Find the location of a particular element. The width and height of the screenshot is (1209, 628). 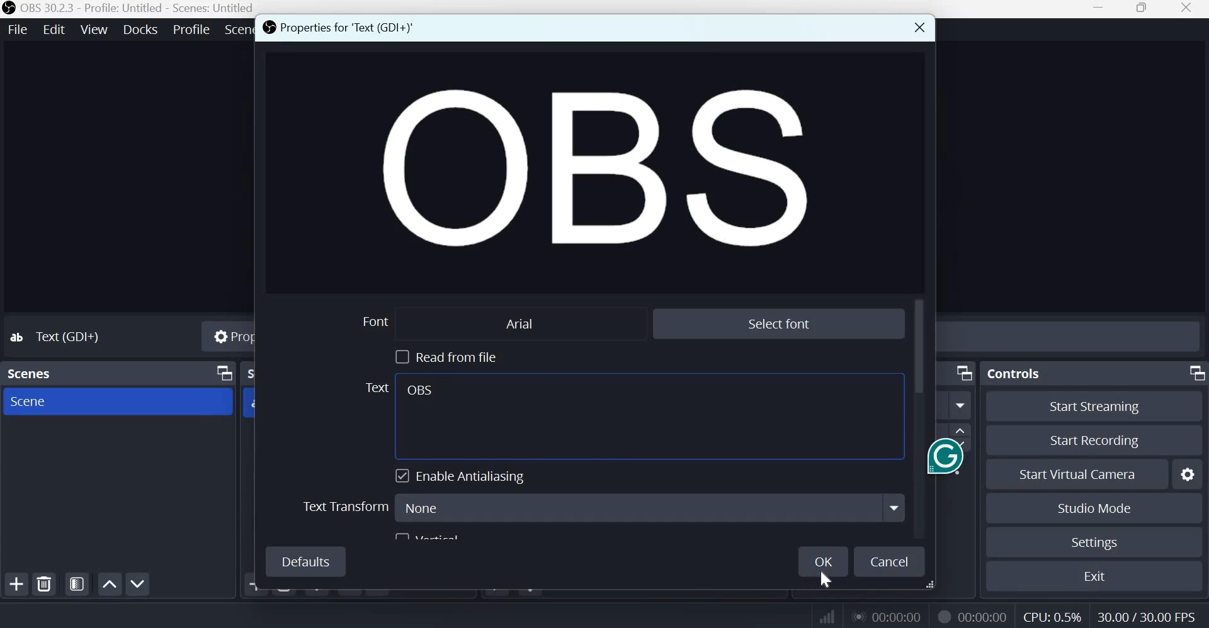

vertical scroll bar is located at coordinates (923, 344).